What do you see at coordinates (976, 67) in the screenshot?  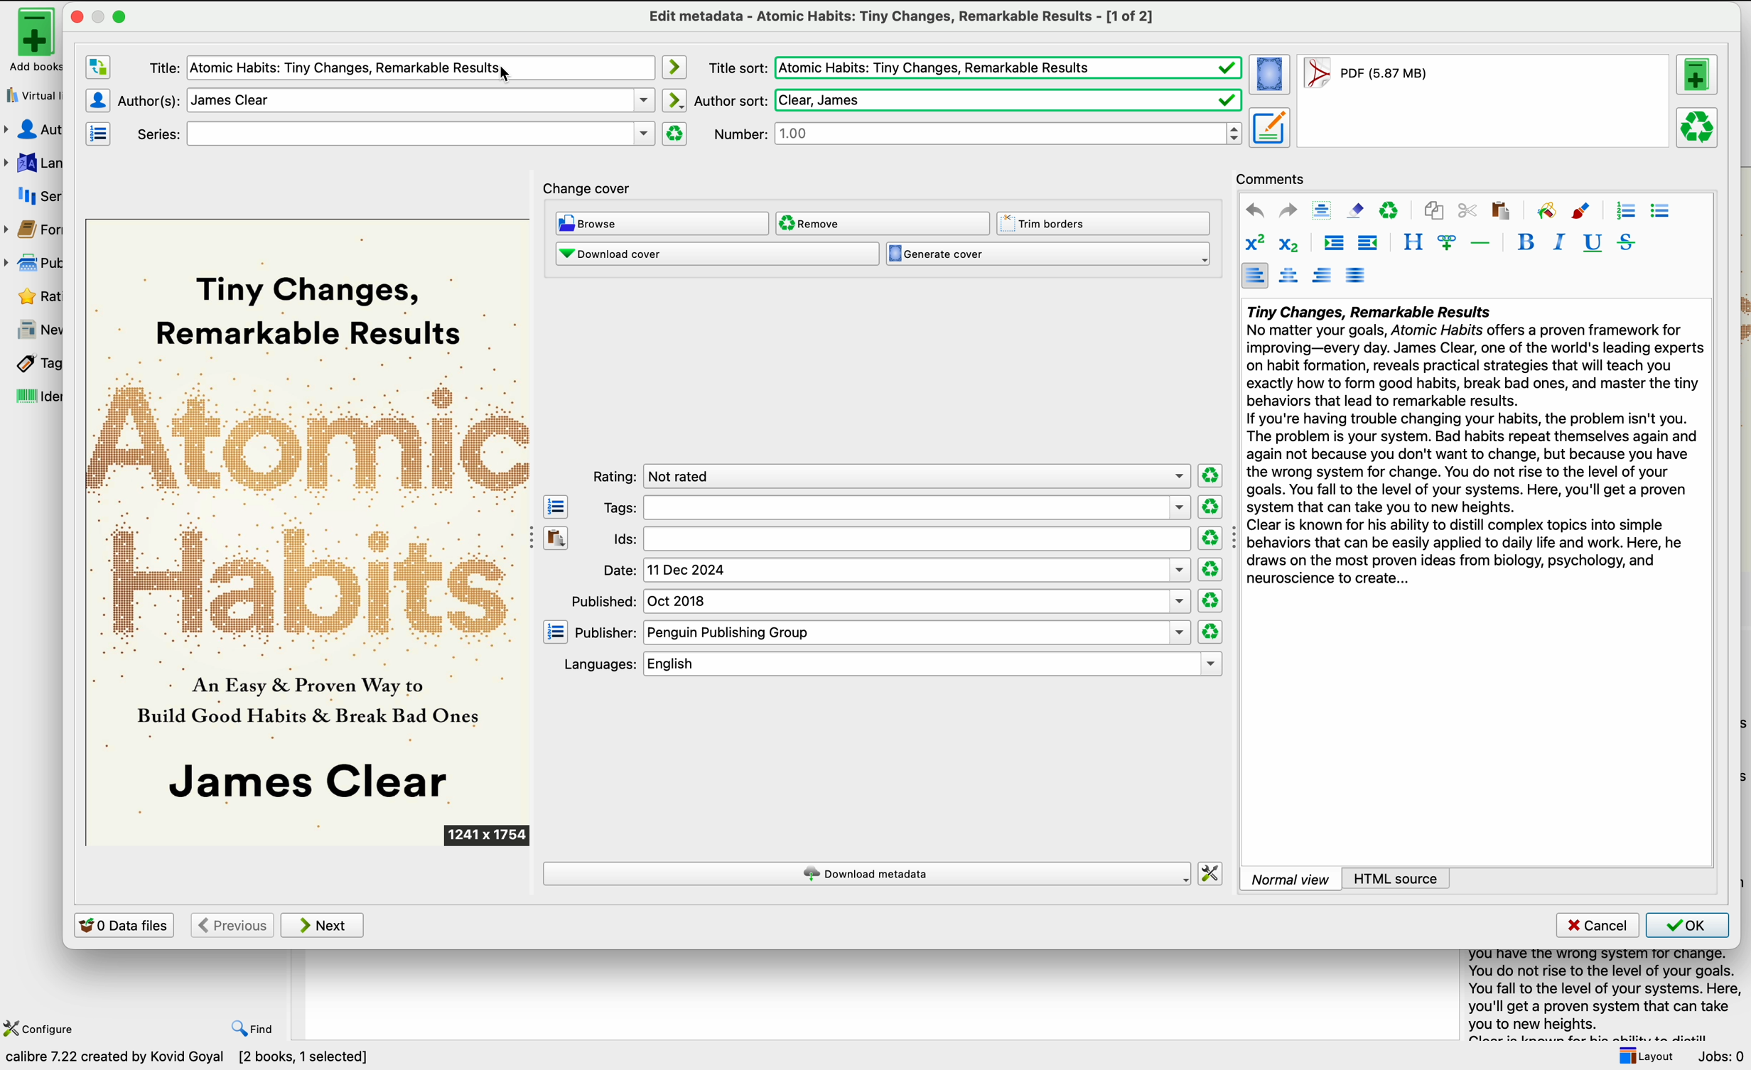 I see `title sort:` at bounding box center [976, 67].